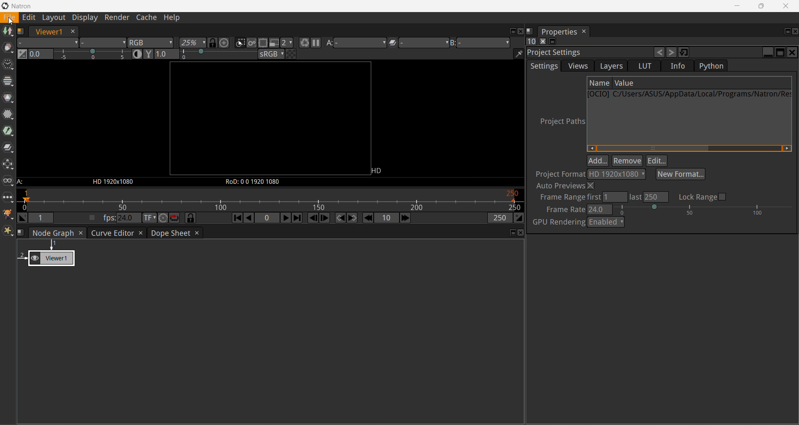 This screenshot has width=799, height=425. What do you see at coordinates (55, 17) in the screenshot?
I see `Layout` at bounding box center [55, 17].